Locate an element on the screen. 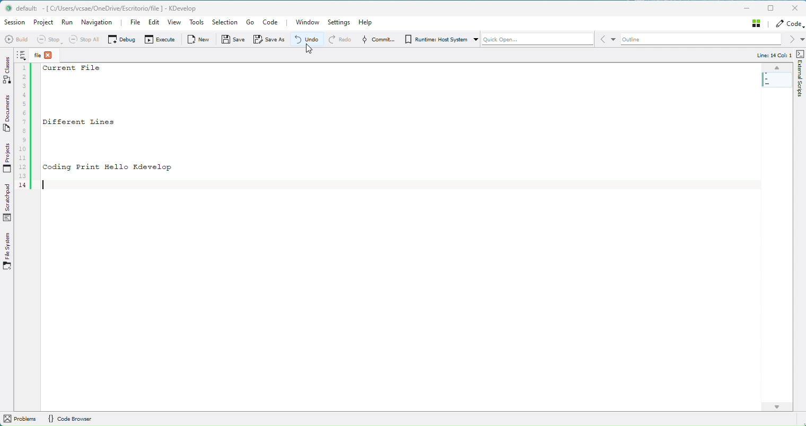  Save as is located at coordinates (271, 40).